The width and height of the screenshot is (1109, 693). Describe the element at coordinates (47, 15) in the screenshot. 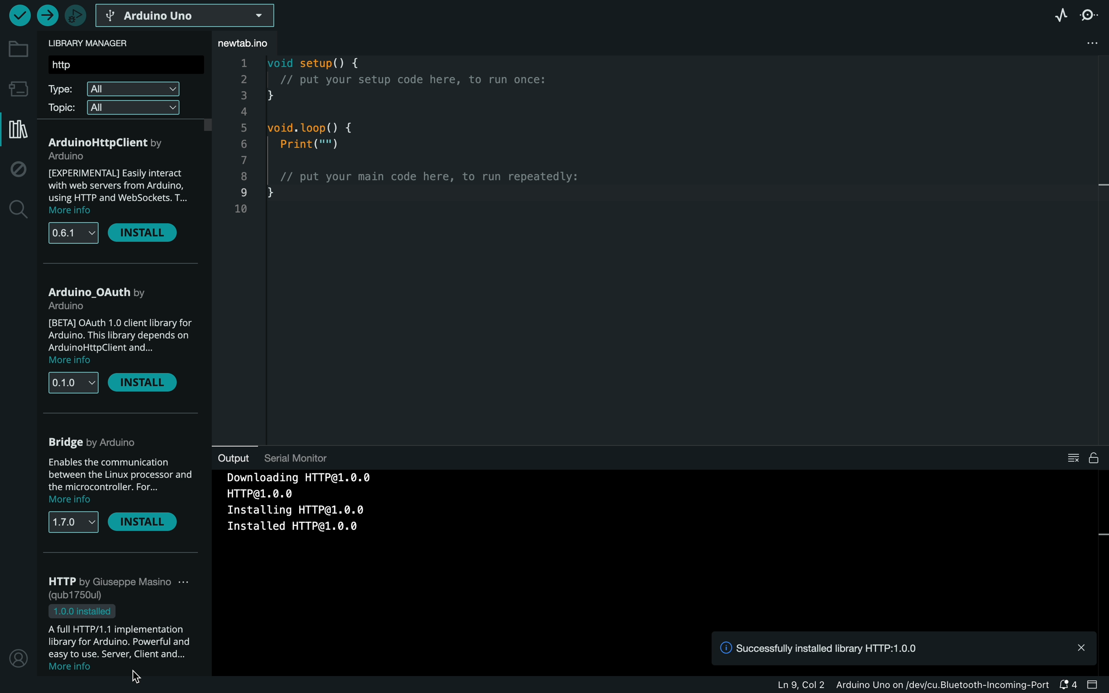

I see `upload` at that location.